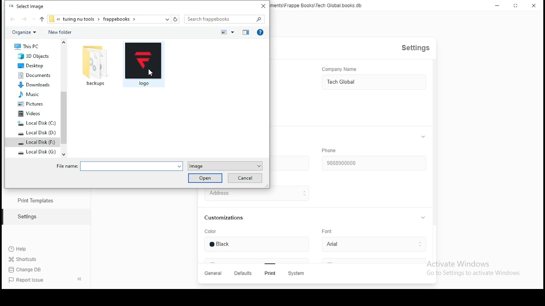 This screenshot has height=306, width=545. What do you see at coordinates (37, 143) in the screenshot?
I see `Local Disk(F:)` at bounding box center [37, 143].